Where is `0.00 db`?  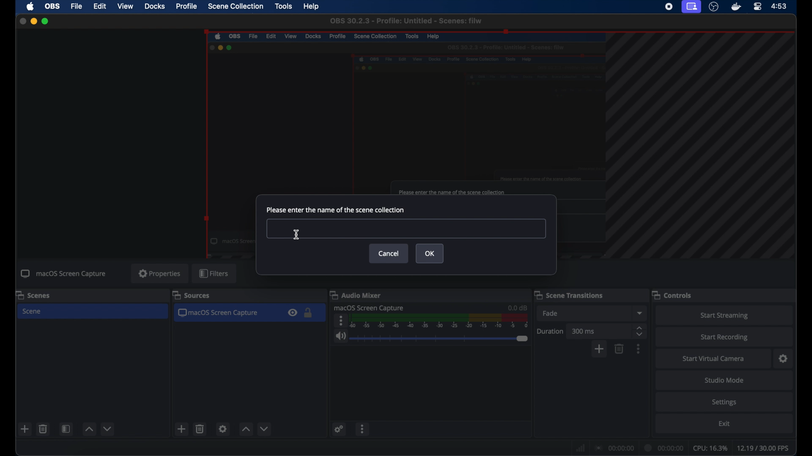
0.00 db is located at coordinates (517, 306).